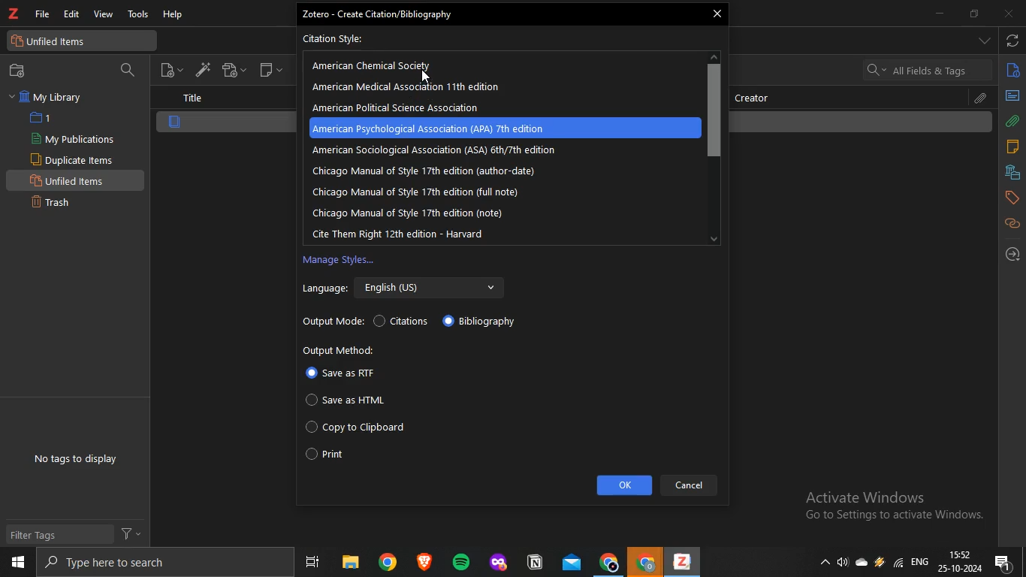  Describe the element at coordinates (44, 118) in the screenshot. I see `1` at that location.